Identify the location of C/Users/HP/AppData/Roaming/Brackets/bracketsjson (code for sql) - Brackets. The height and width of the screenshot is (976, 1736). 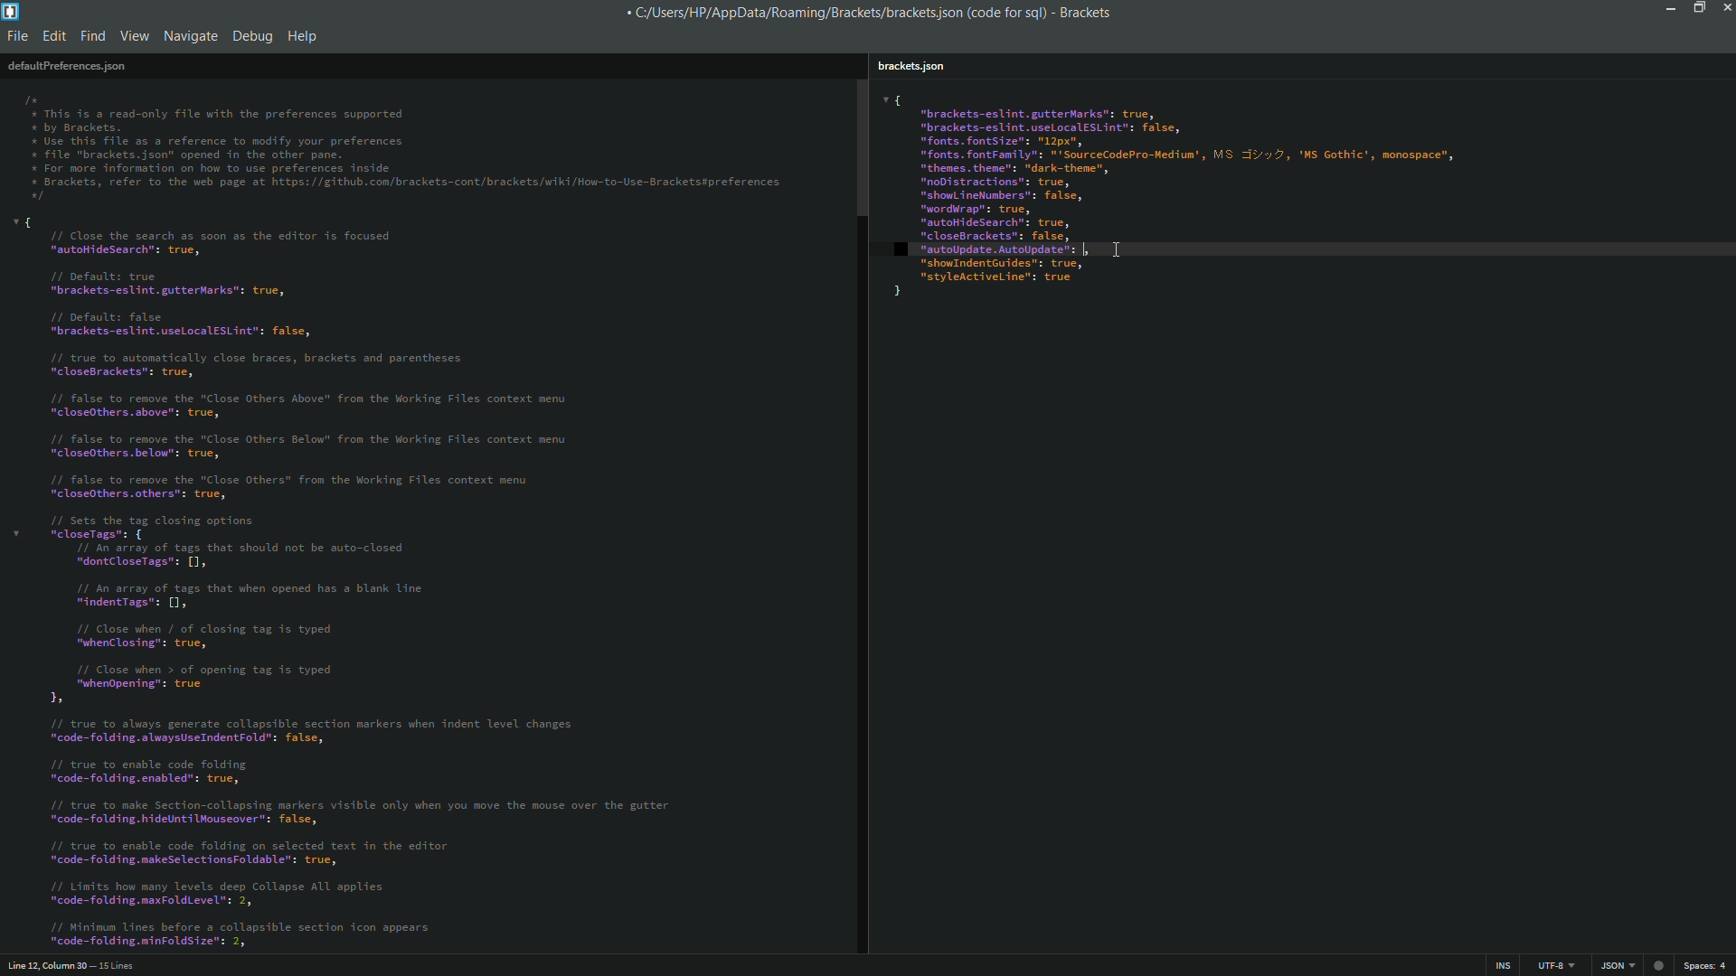
(877, 14).